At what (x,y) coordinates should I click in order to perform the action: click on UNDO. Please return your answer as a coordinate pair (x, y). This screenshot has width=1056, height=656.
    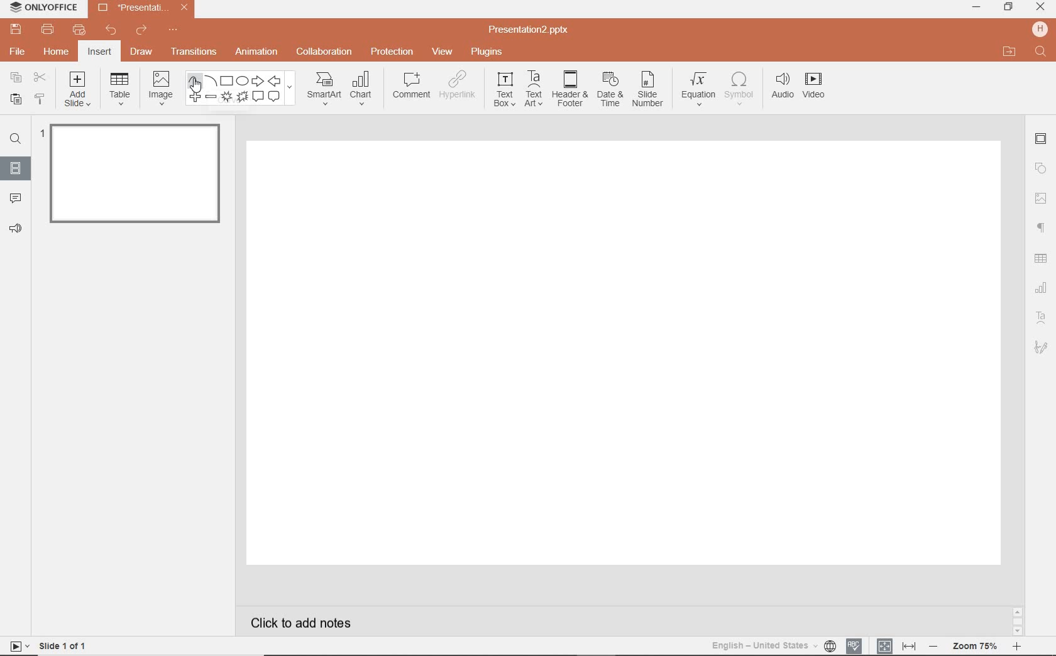
    Looking at the image, I should click on (111, 31).